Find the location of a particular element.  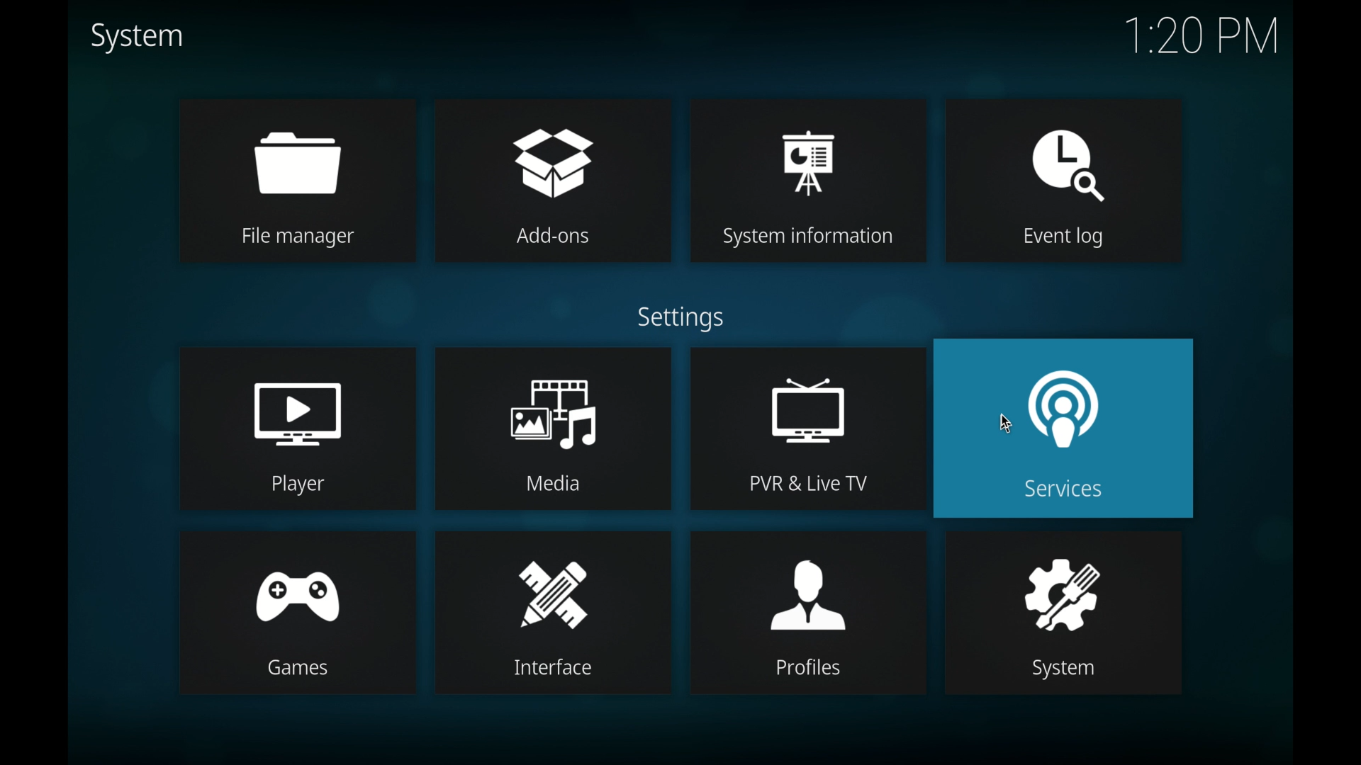

cursor is located at coordinates (1007, 423).